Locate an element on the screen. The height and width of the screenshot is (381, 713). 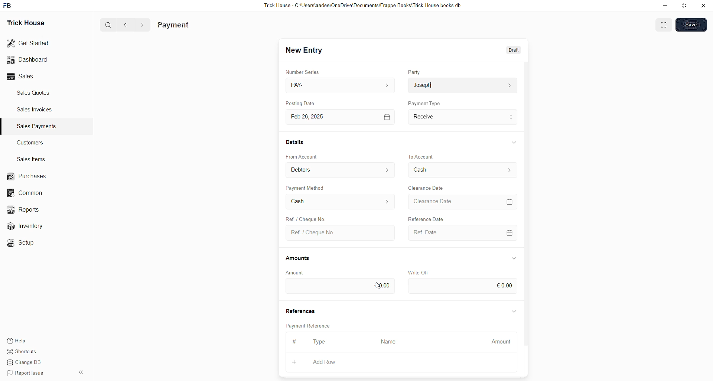
€0.00 is located at coordinates (339, 286).